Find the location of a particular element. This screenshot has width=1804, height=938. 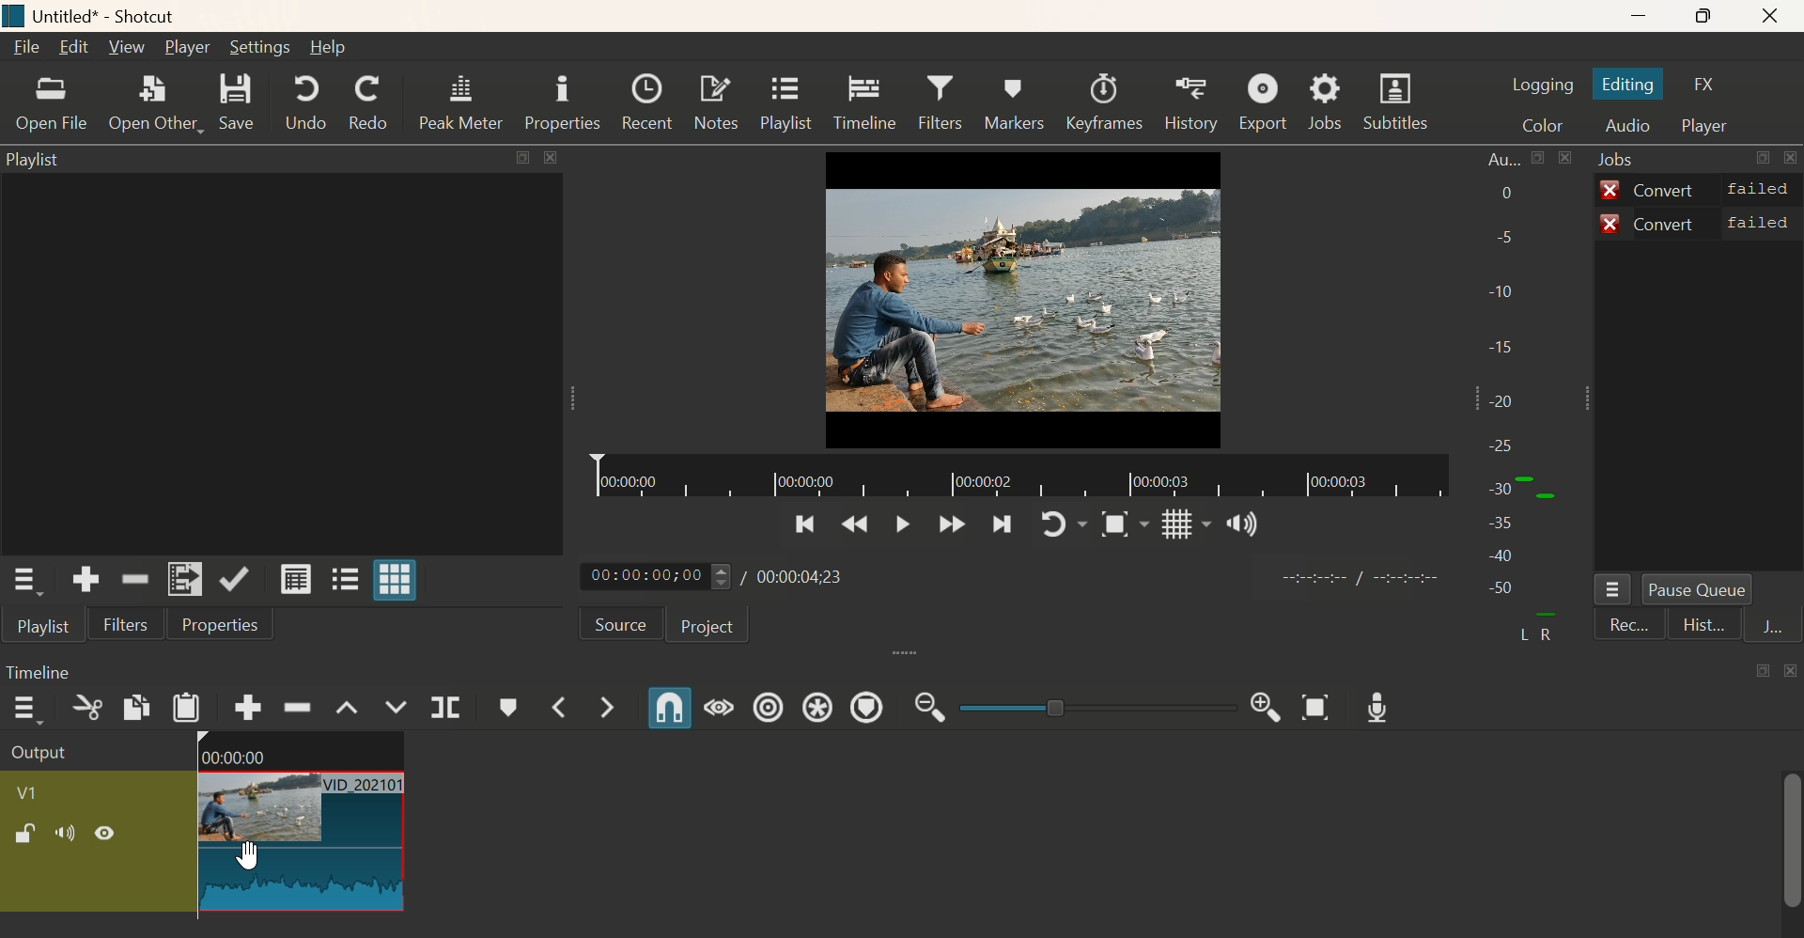

 is located at coordinates (816, 710).